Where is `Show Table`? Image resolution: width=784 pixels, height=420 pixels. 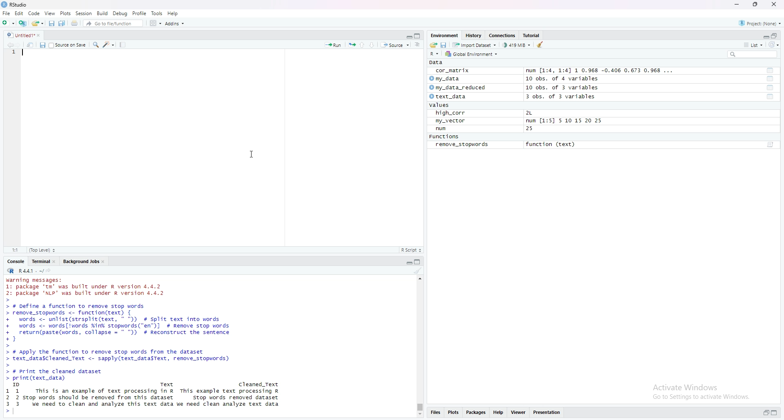
Show Table is located at coordinates (771, 79).